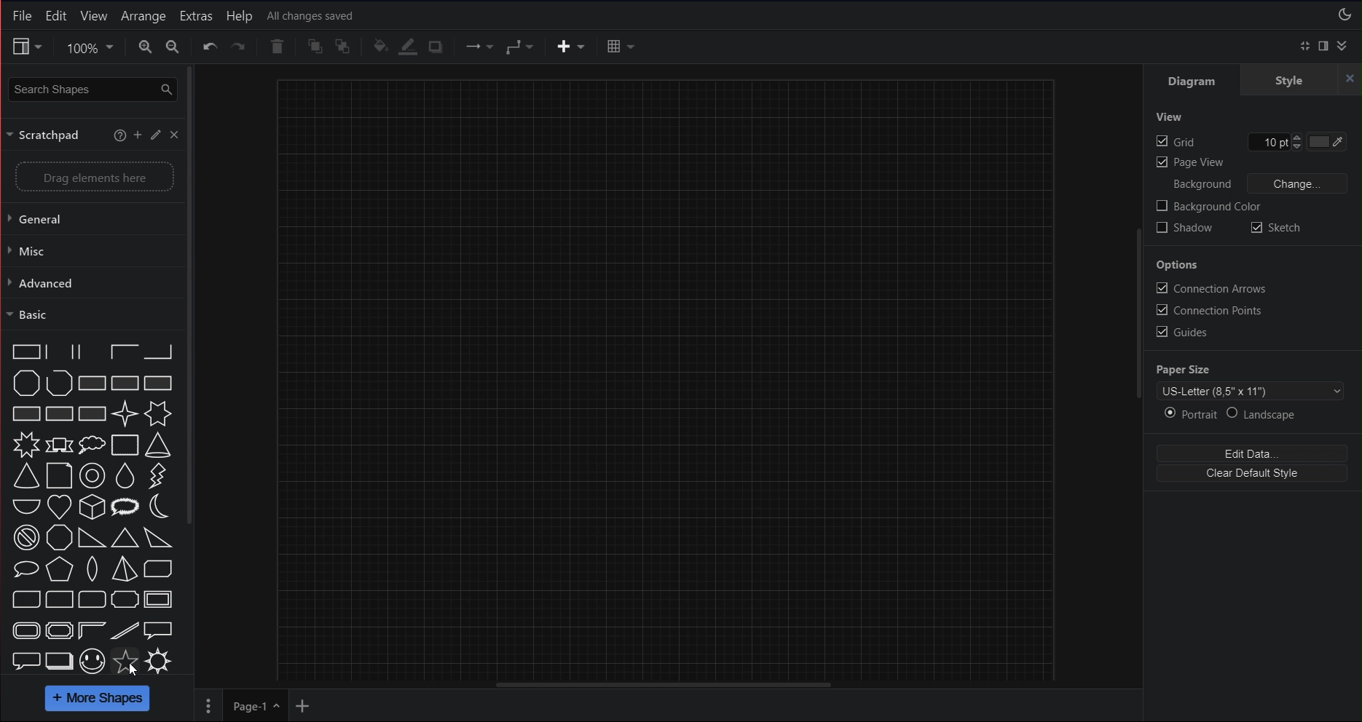 The height and width of the screenshot is (722, 1362). Describe the element at coordinates (25, 47) in the screenshot. I see `View` at that location.